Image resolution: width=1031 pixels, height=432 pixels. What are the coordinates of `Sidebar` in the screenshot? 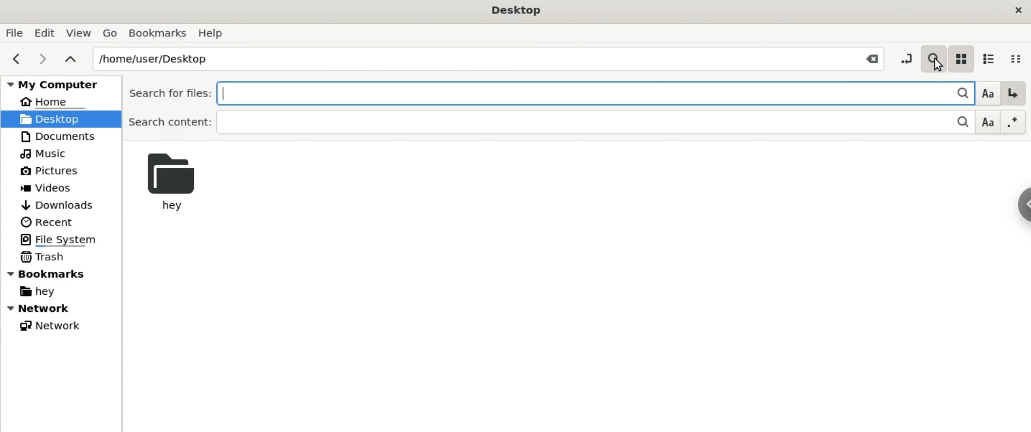 It's located at (1018, 206).